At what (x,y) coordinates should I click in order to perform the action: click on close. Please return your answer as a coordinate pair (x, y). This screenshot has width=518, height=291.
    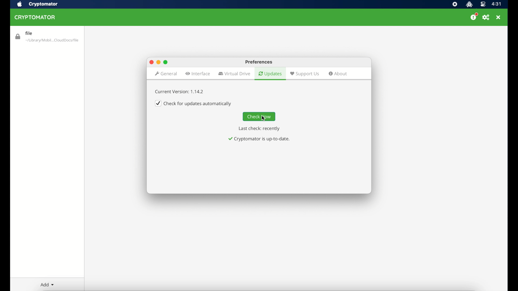
    Looking at the image, I should click on (151, 62).